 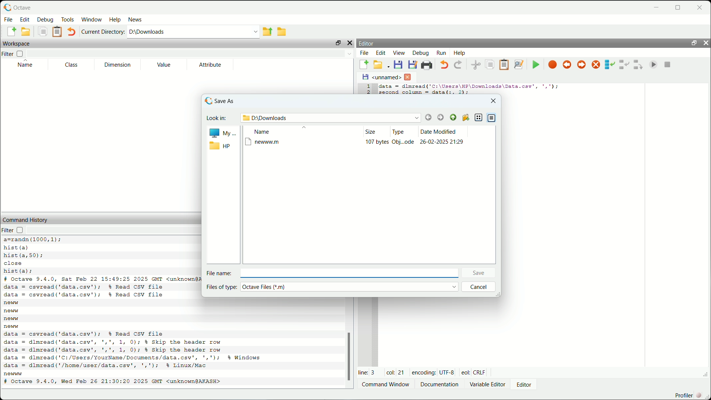 I want to click on new, so click(x=17, y=374).